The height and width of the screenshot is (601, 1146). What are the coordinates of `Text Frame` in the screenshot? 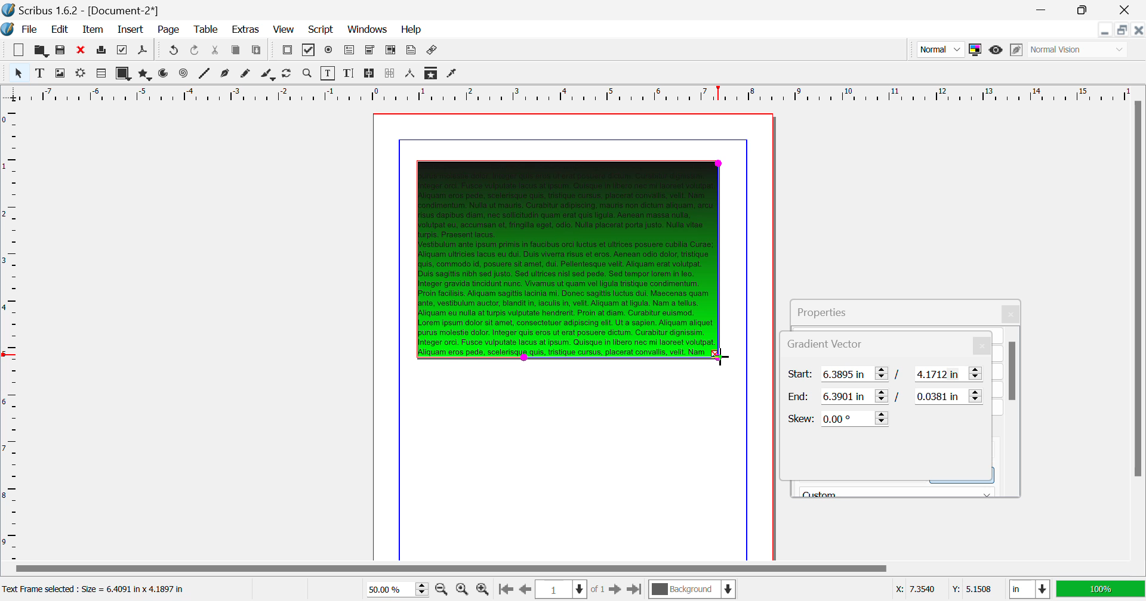 It's located at (40, 73).